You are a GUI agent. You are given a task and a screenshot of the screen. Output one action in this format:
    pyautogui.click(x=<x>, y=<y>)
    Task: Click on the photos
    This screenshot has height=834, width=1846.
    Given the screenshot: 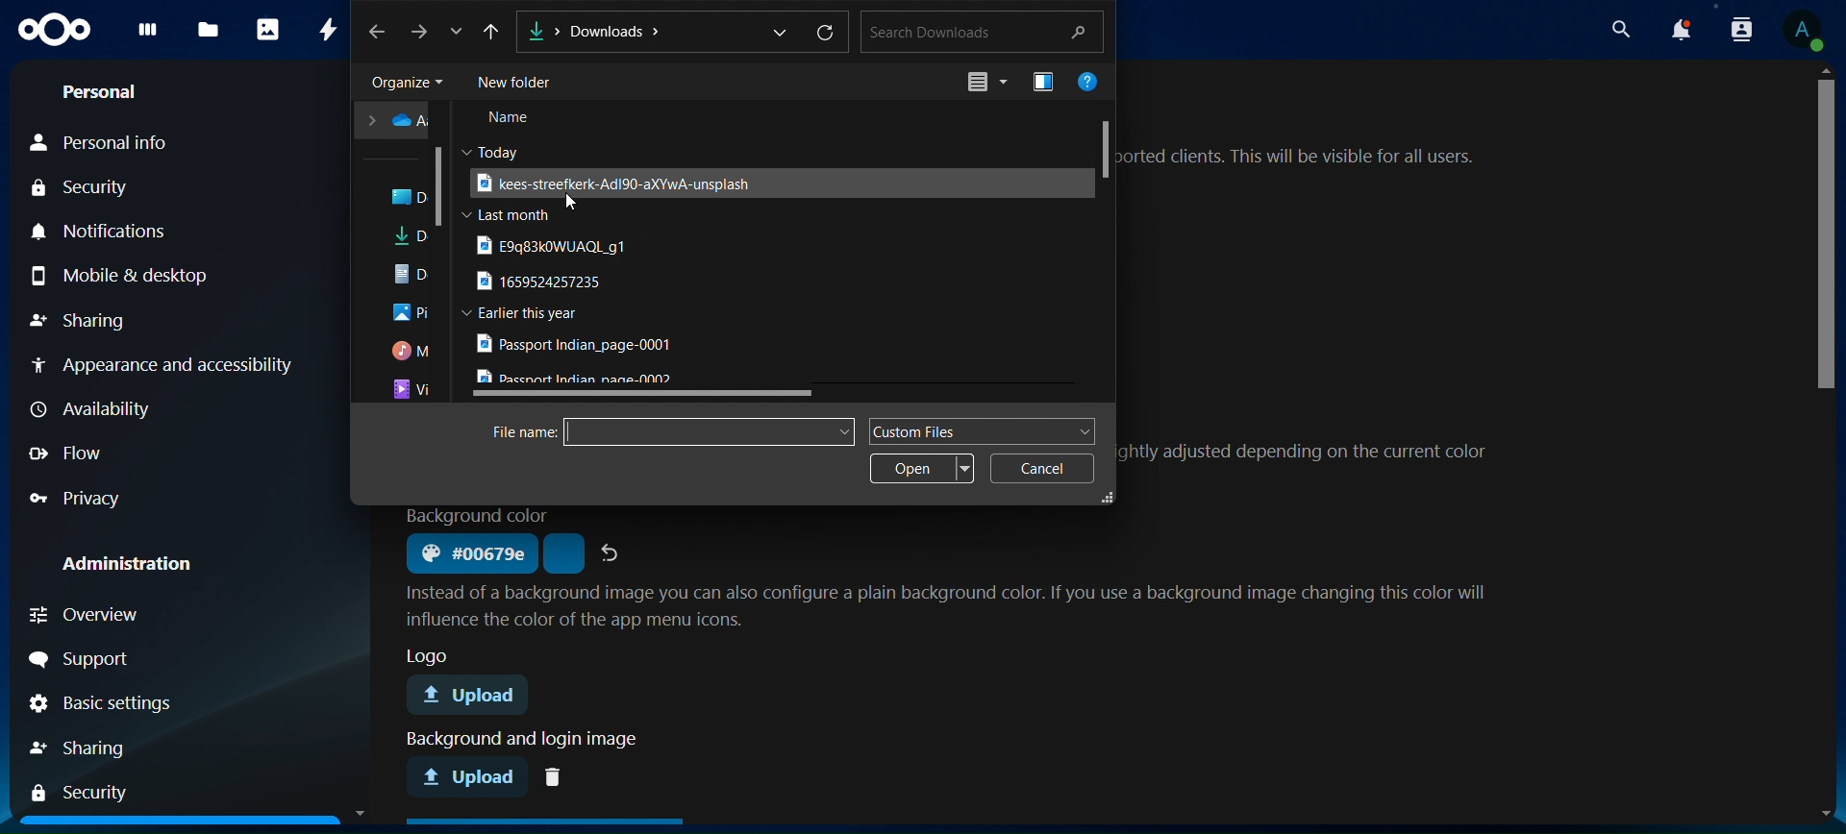 What is the action you would take?
    pyautogui.click(x=267, y=29)
    